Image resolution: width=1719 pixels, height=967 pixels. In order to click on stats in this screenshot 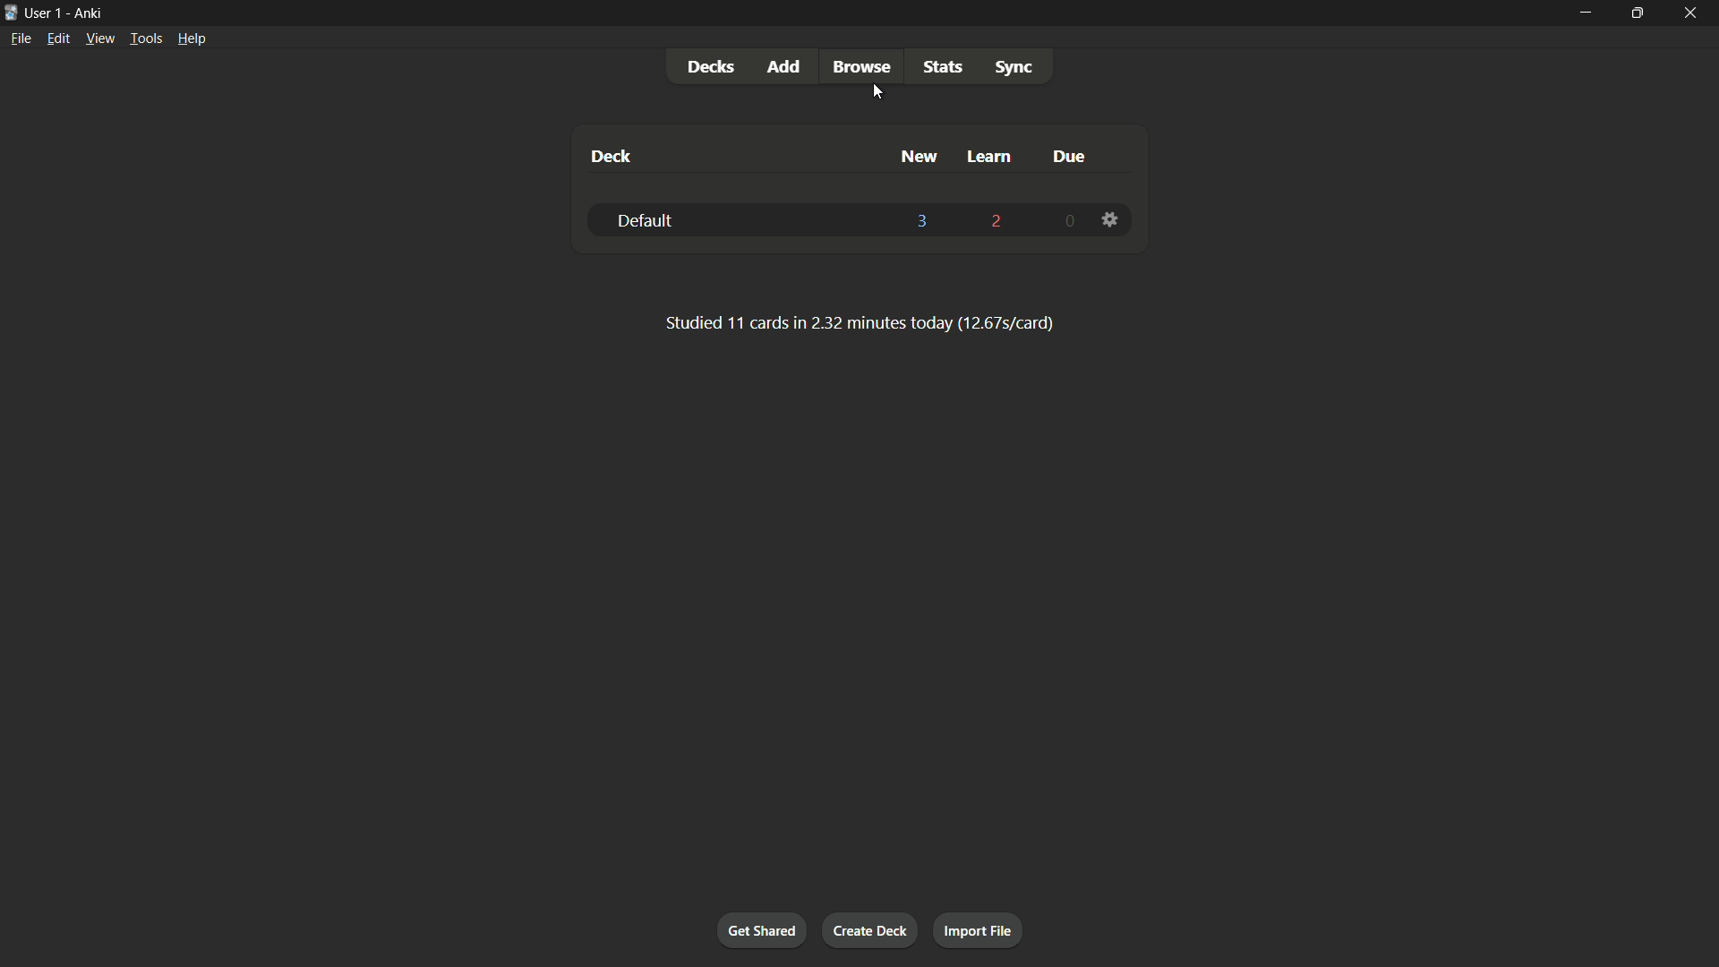, I will do `click(943, 66)`.